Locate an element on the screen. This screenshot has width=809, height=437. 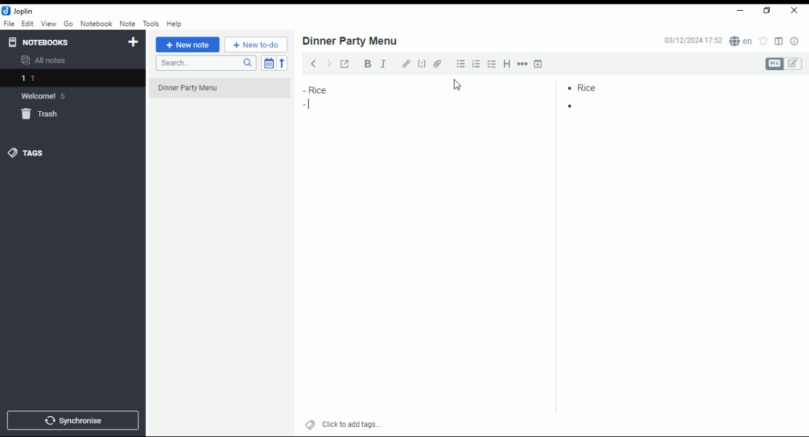
code is located at coordinates (422, 65).